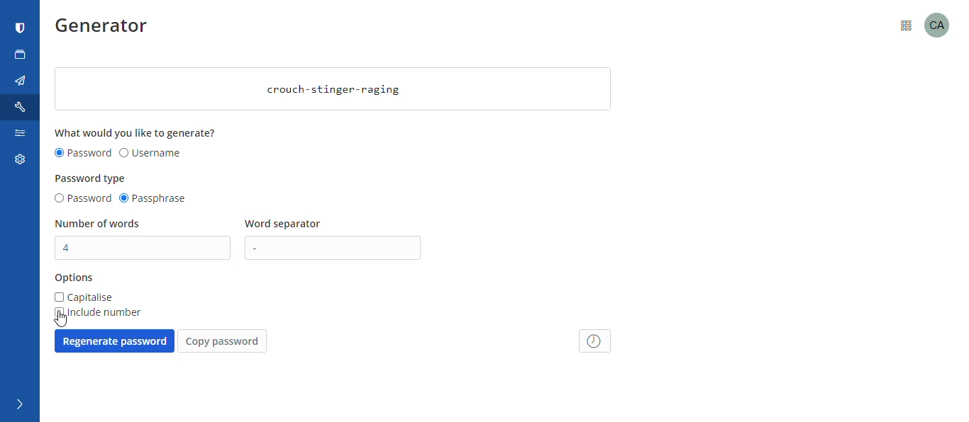 The height and width of the screenshot is (422, 969). I want to click on generator, so click(106, 28).